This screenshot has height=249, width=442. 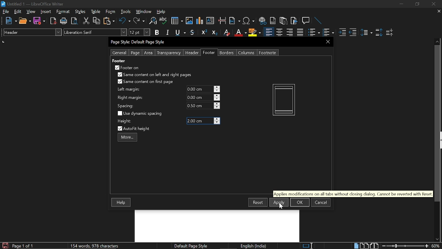 I want to click on table, so click(x=96, y=12).